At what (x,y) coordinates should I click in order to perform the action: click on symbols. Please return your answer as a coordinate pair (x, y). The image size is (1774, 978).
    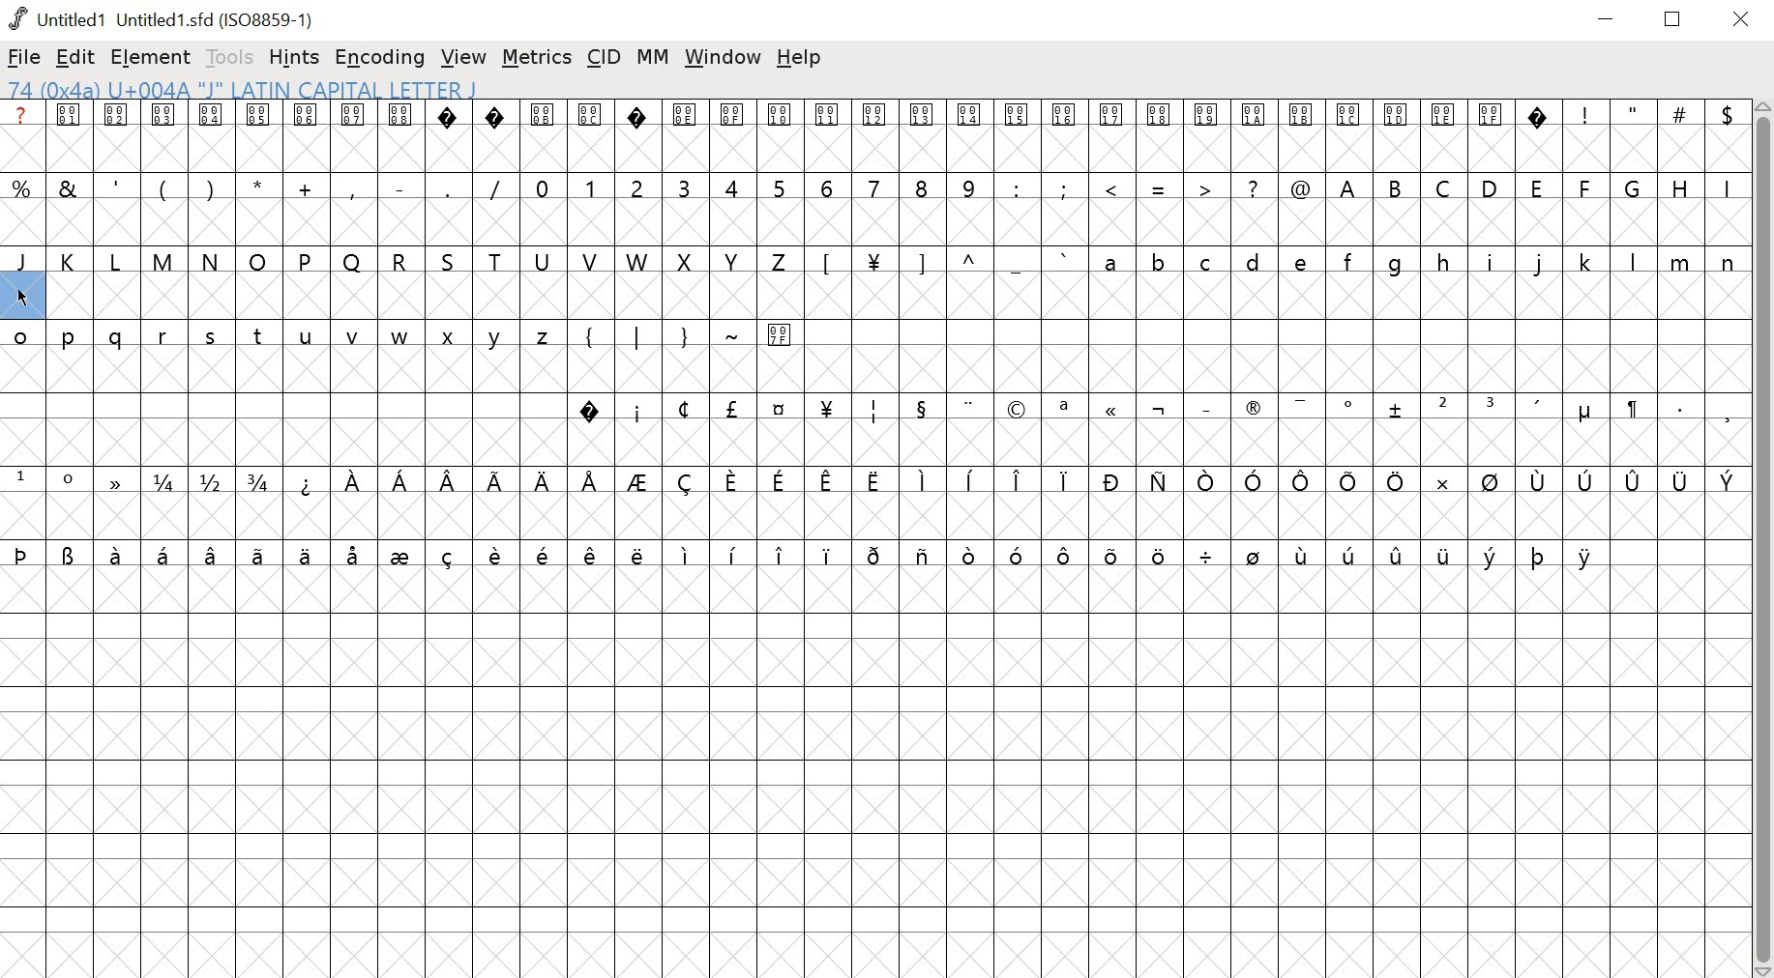
    Looking at the image, I should click on (809, 556).